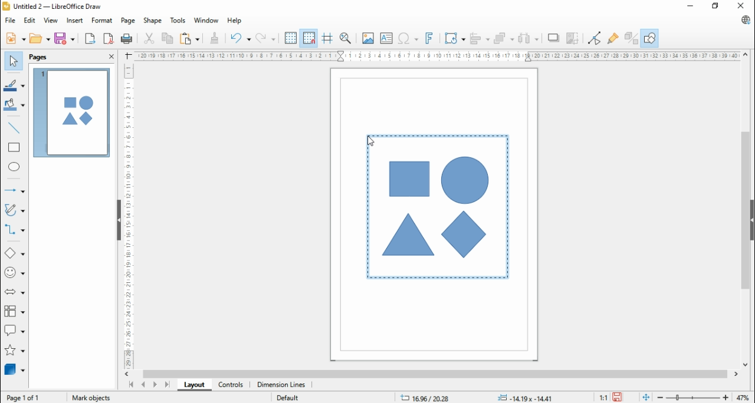 The height and width of the screenshot is (403, 755). I want to click on undo, so click(241, 39).